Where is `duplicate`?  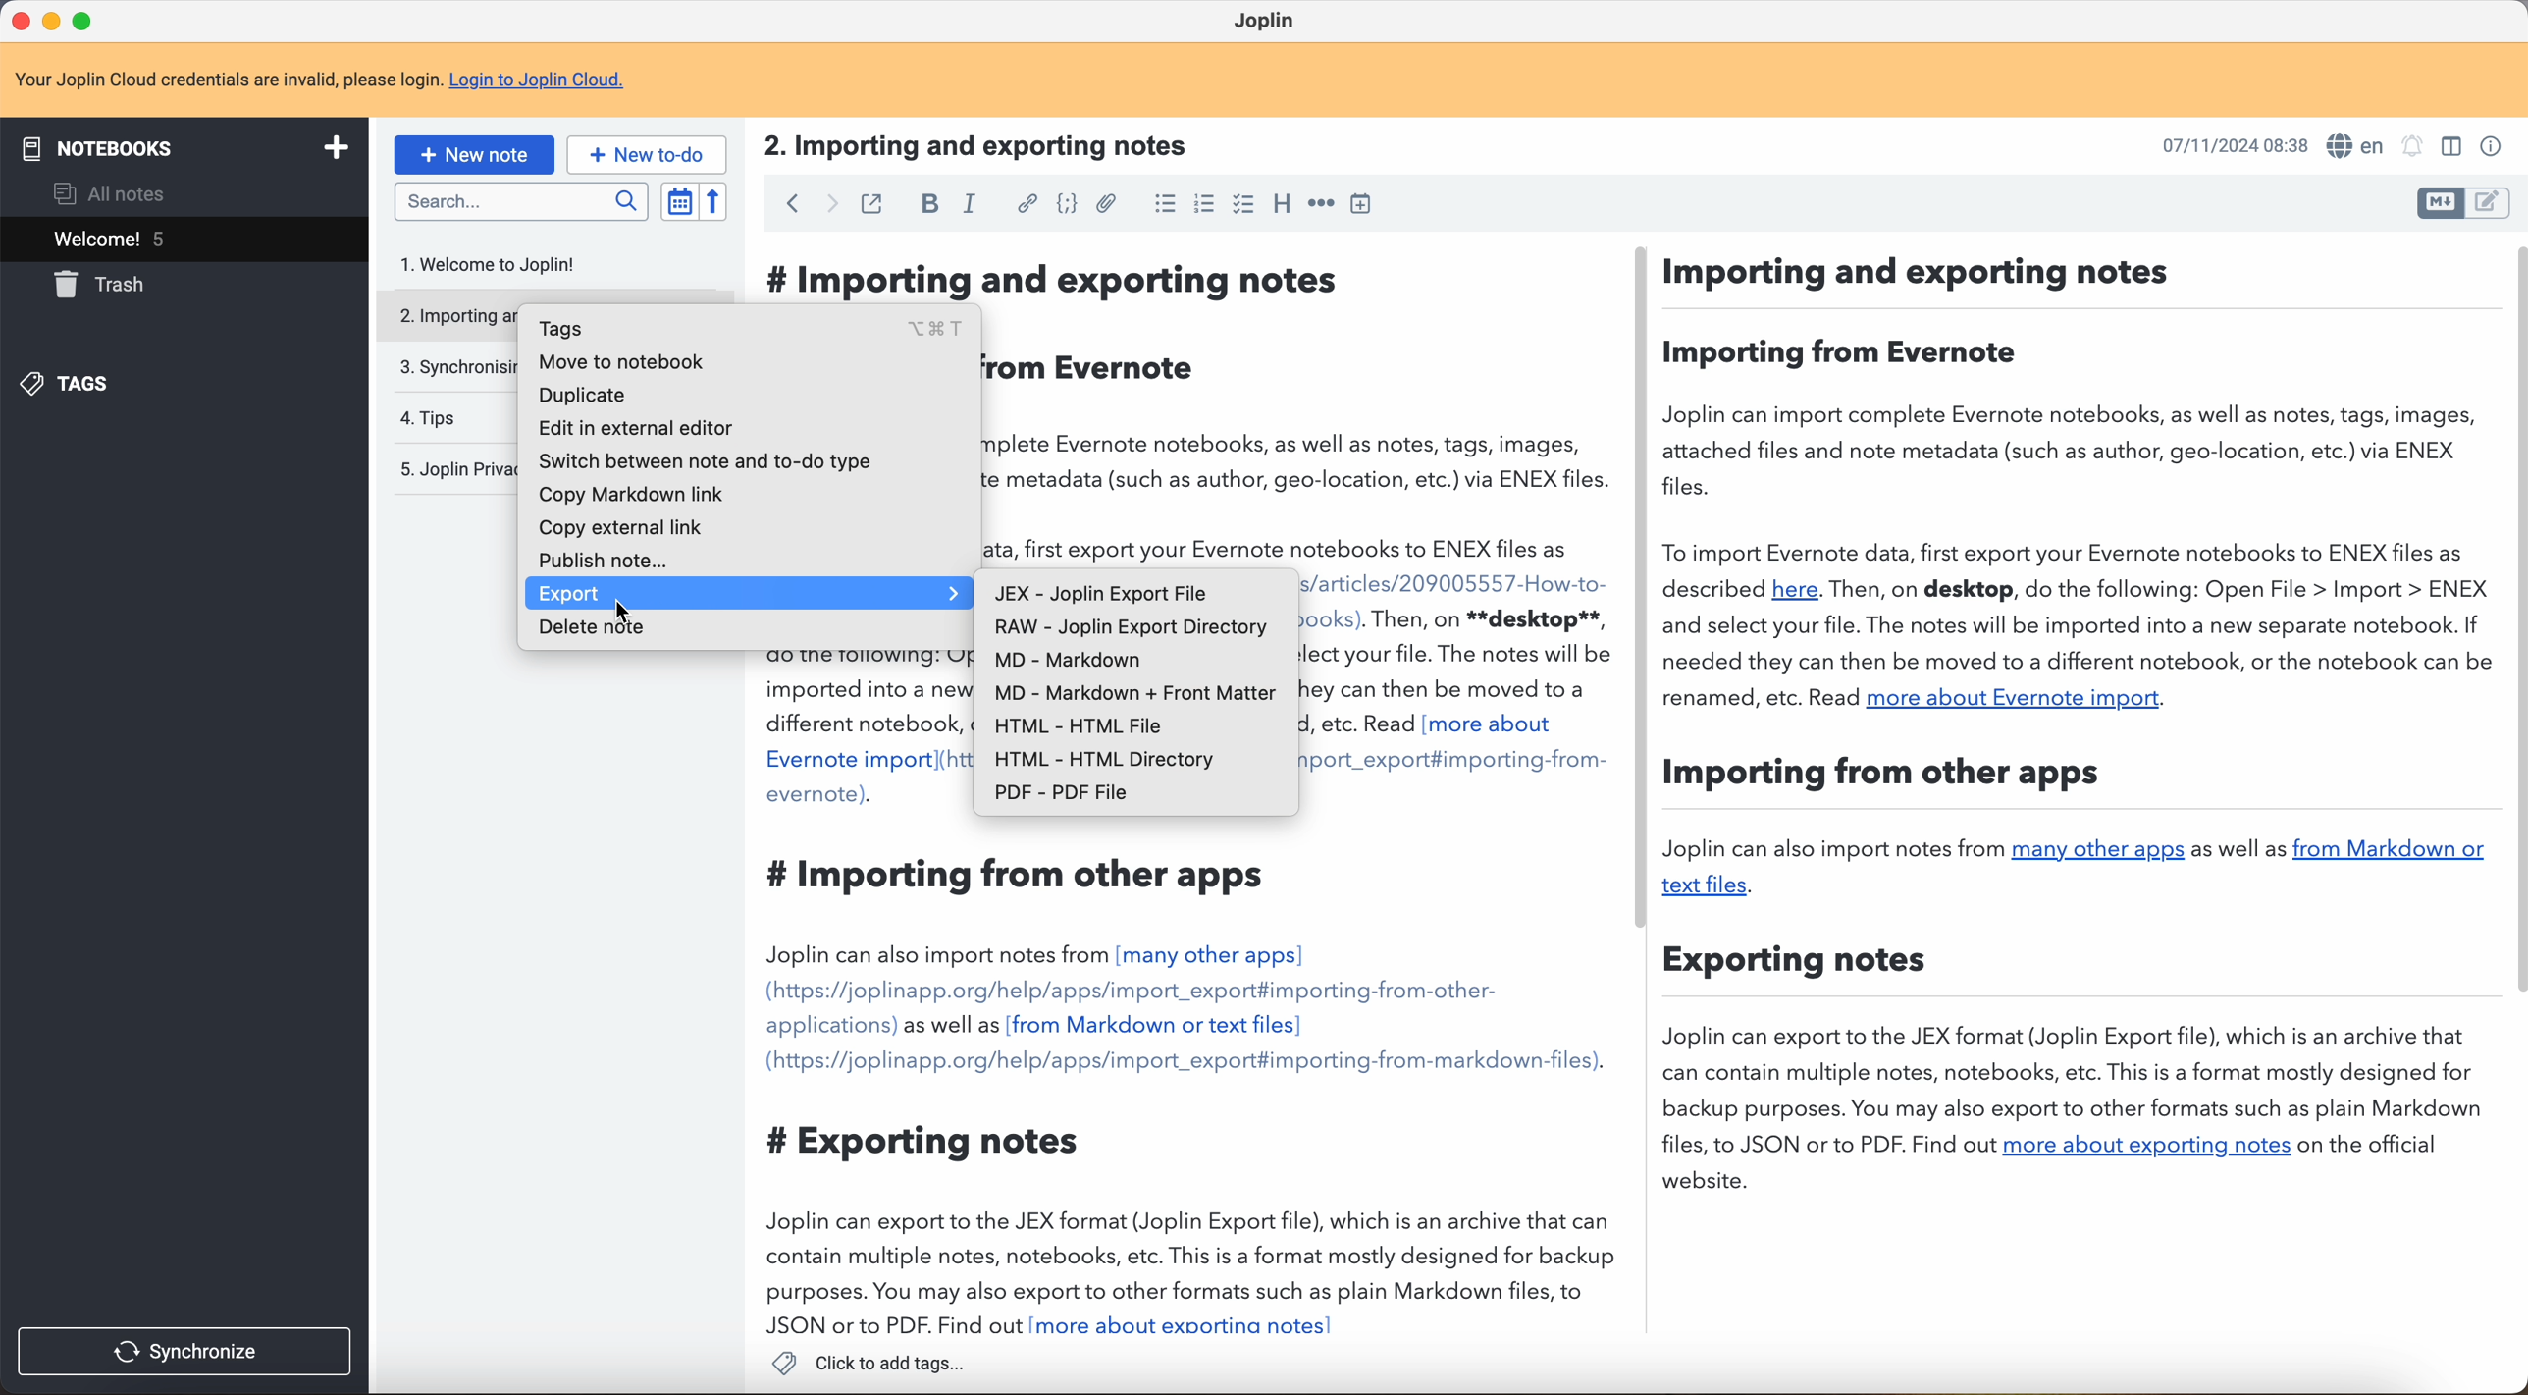
duplicate is located at coordinates (583, 394).